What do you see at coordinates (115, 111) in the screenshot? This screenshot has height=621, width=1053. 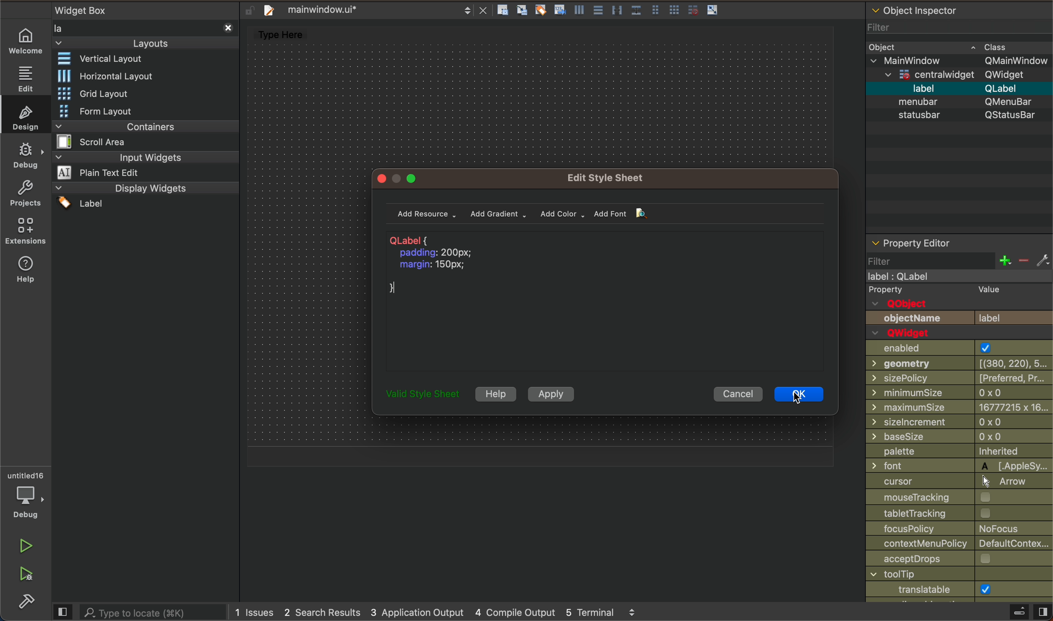 I see `form layout` at bounding box center [115, 111].